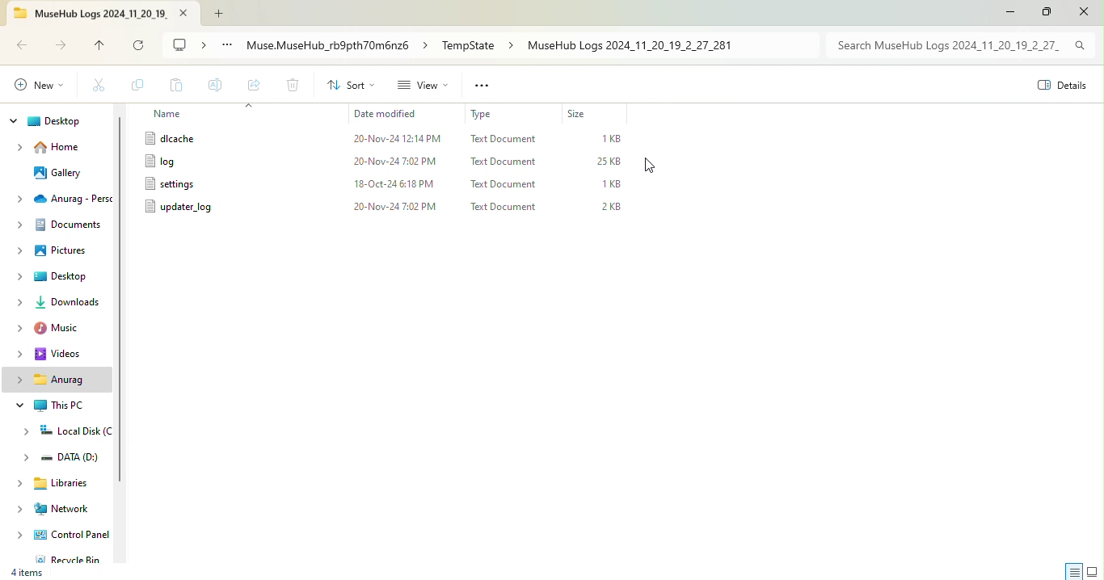  Describe the element at coordinates (336, 46) in the screenshot. I see `File path` at that location.